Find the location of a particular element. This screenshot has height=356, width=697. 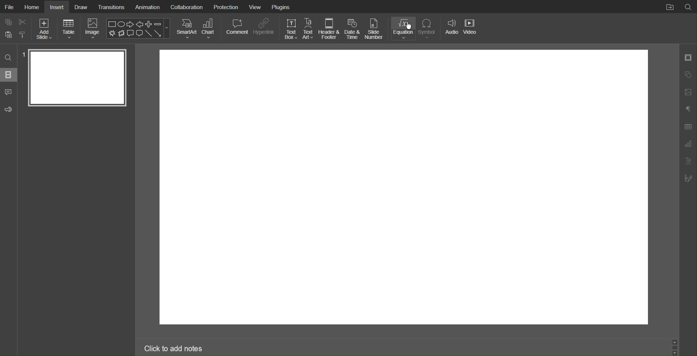

Click to add notes is located at coordinates (173, 349).